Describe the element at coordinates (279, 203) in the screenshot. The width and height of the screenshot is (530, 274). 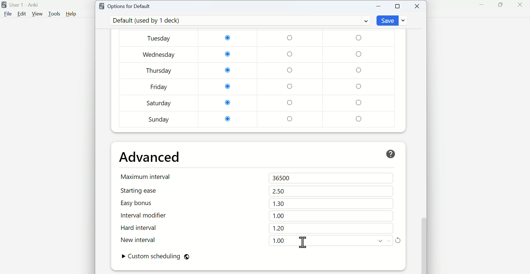
I see `1.30` at that location.